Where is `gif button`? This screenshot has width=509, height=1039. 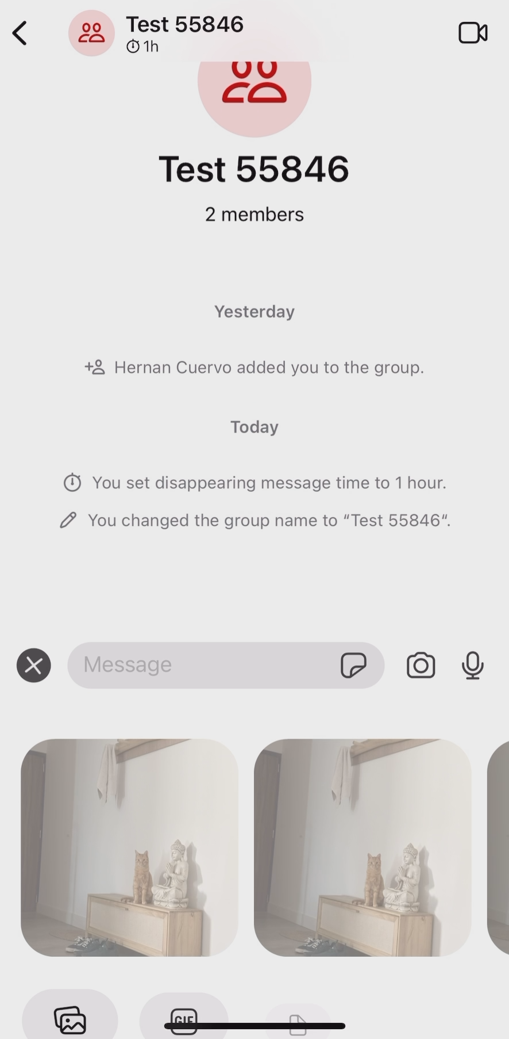
gif button is located at coordinates (185, 1014).